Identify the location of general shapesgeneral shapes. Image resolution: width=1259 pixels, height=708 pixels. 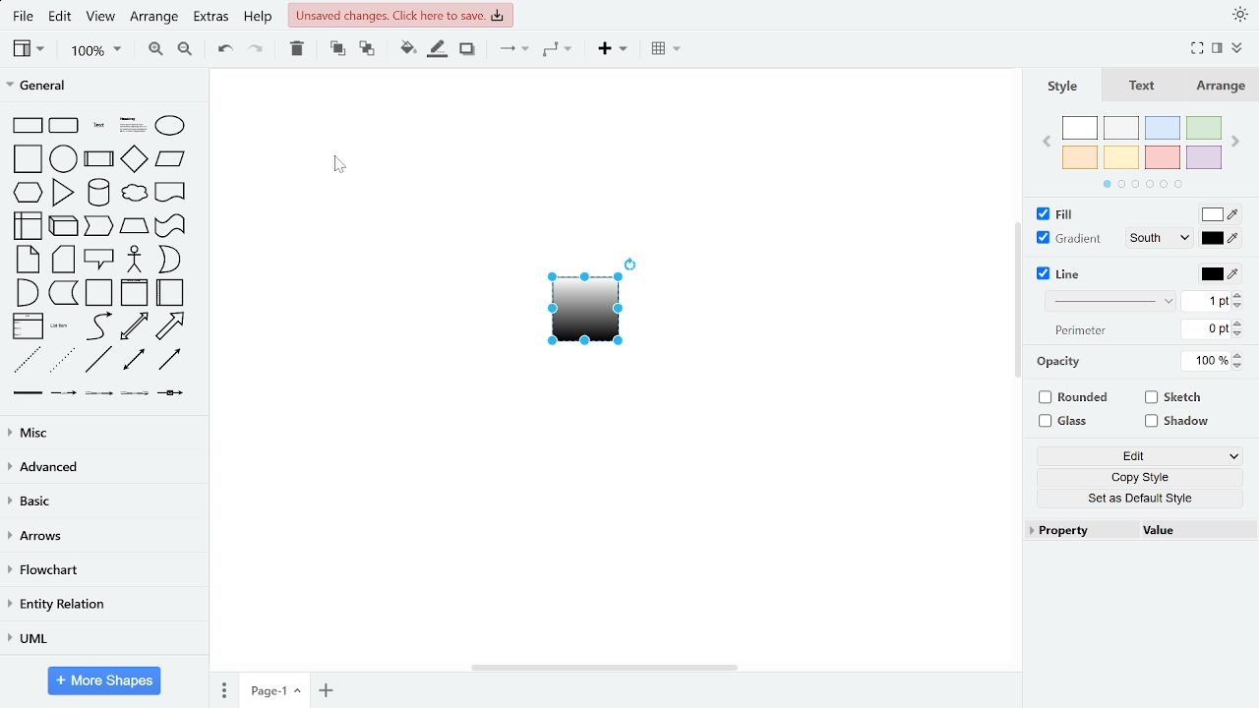
(95, 125).